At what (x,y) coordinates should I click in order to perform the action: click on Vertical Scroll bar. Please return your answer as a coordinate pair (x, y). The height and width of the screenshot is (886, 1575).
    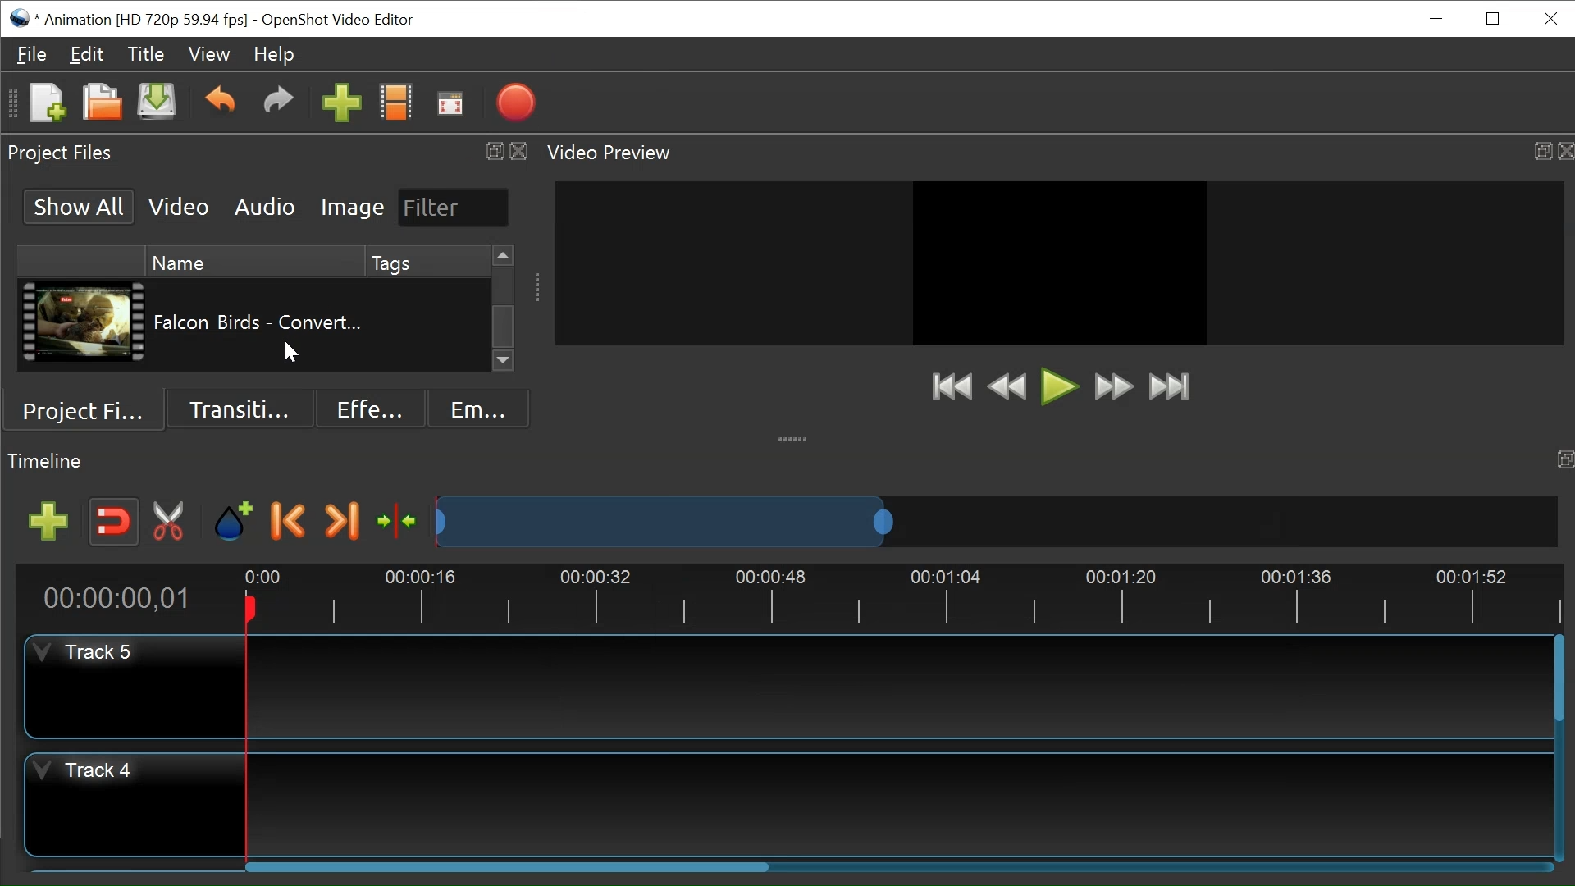
    Looking at the image, I should click on (1561, 680).